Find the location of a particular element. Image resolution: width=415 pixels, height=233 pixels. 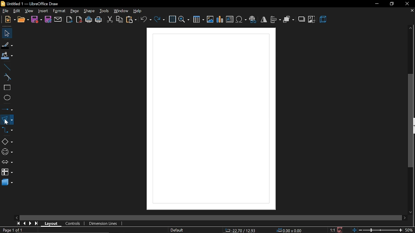

crop is located at coordinates (312, 19).